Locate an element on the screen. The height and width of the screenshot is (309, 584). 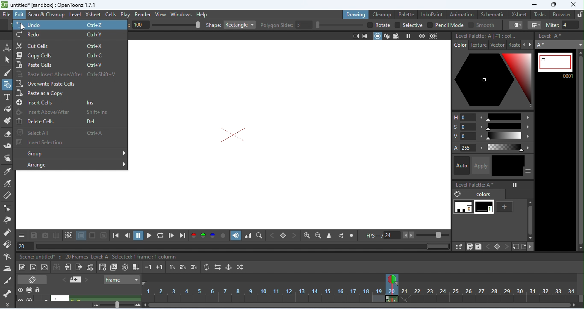
flip vertically is located at coordinates (340, 236).